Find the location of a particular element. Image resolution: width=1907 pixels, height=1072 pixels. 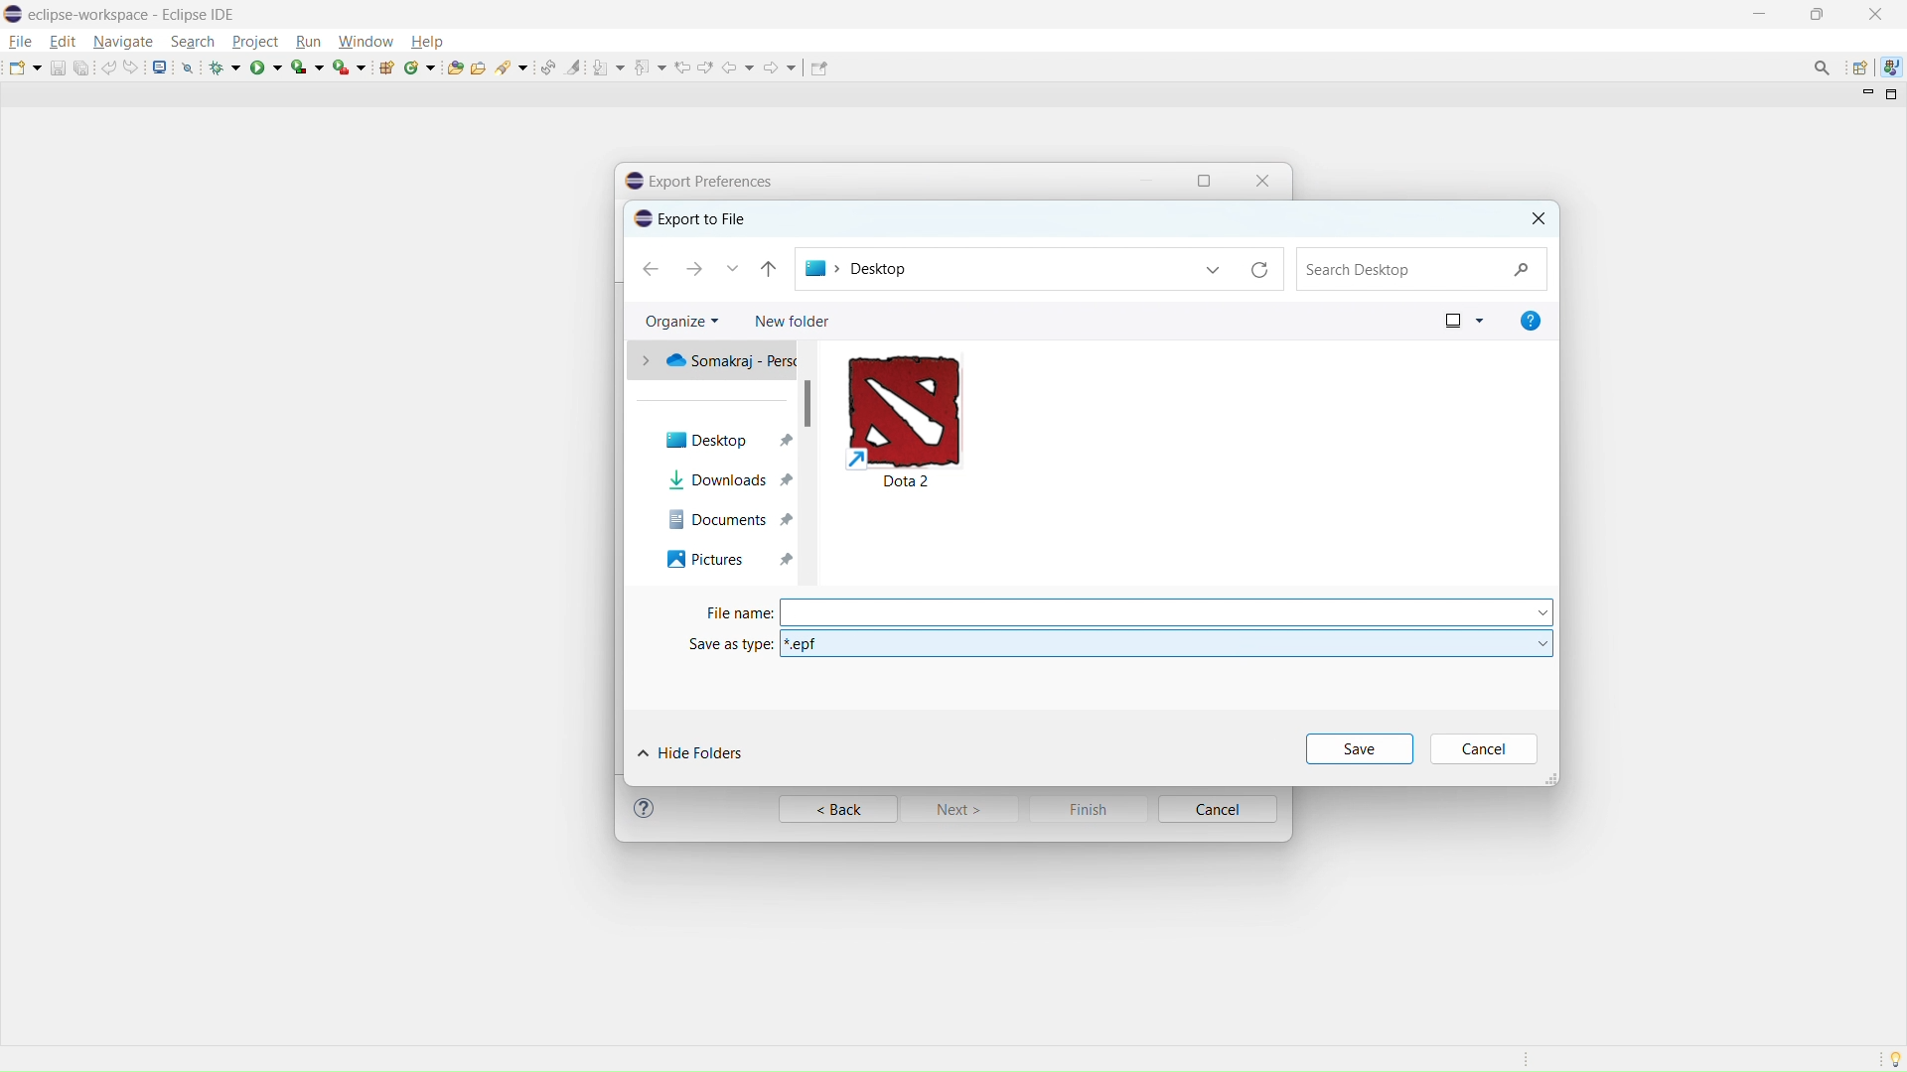

run last tool is located at coordinates (349, 66).